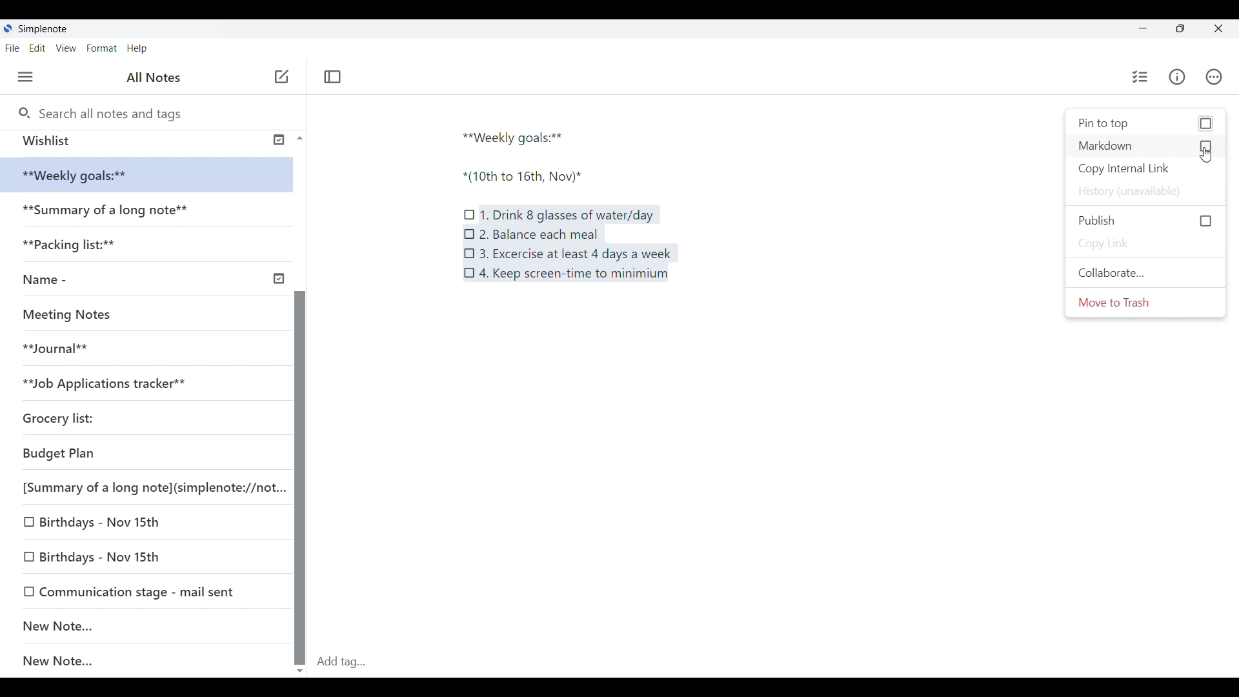 The width and height of the screenshot is (1239, 697). Describe the element at coordinates (1111, 276) in the screenshot. I see `Collaborate` at that location.